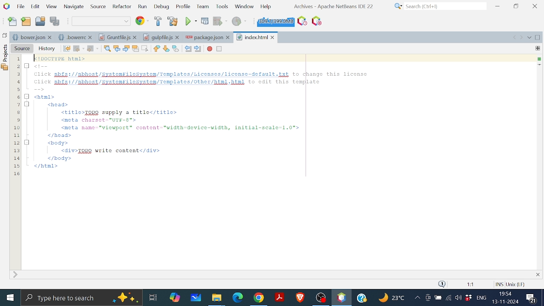  I want to click on Google chrome, so click(260, 297).